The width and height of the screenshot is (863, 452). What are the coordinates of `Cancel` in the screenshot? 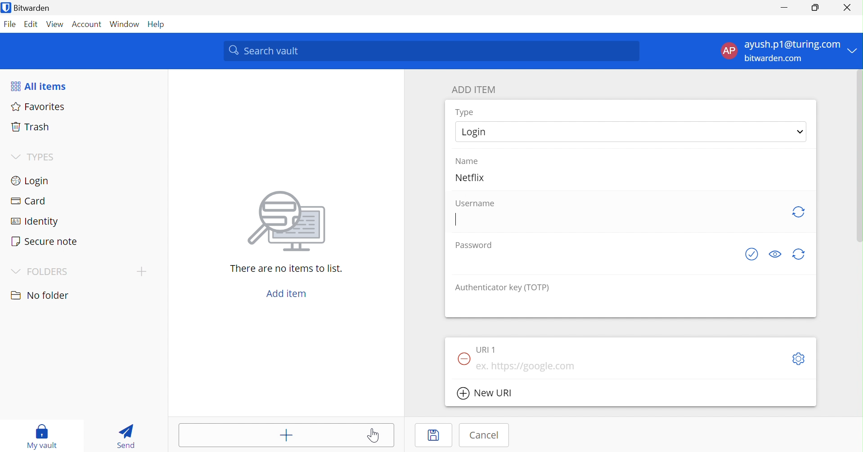 It's located at (485, 435).